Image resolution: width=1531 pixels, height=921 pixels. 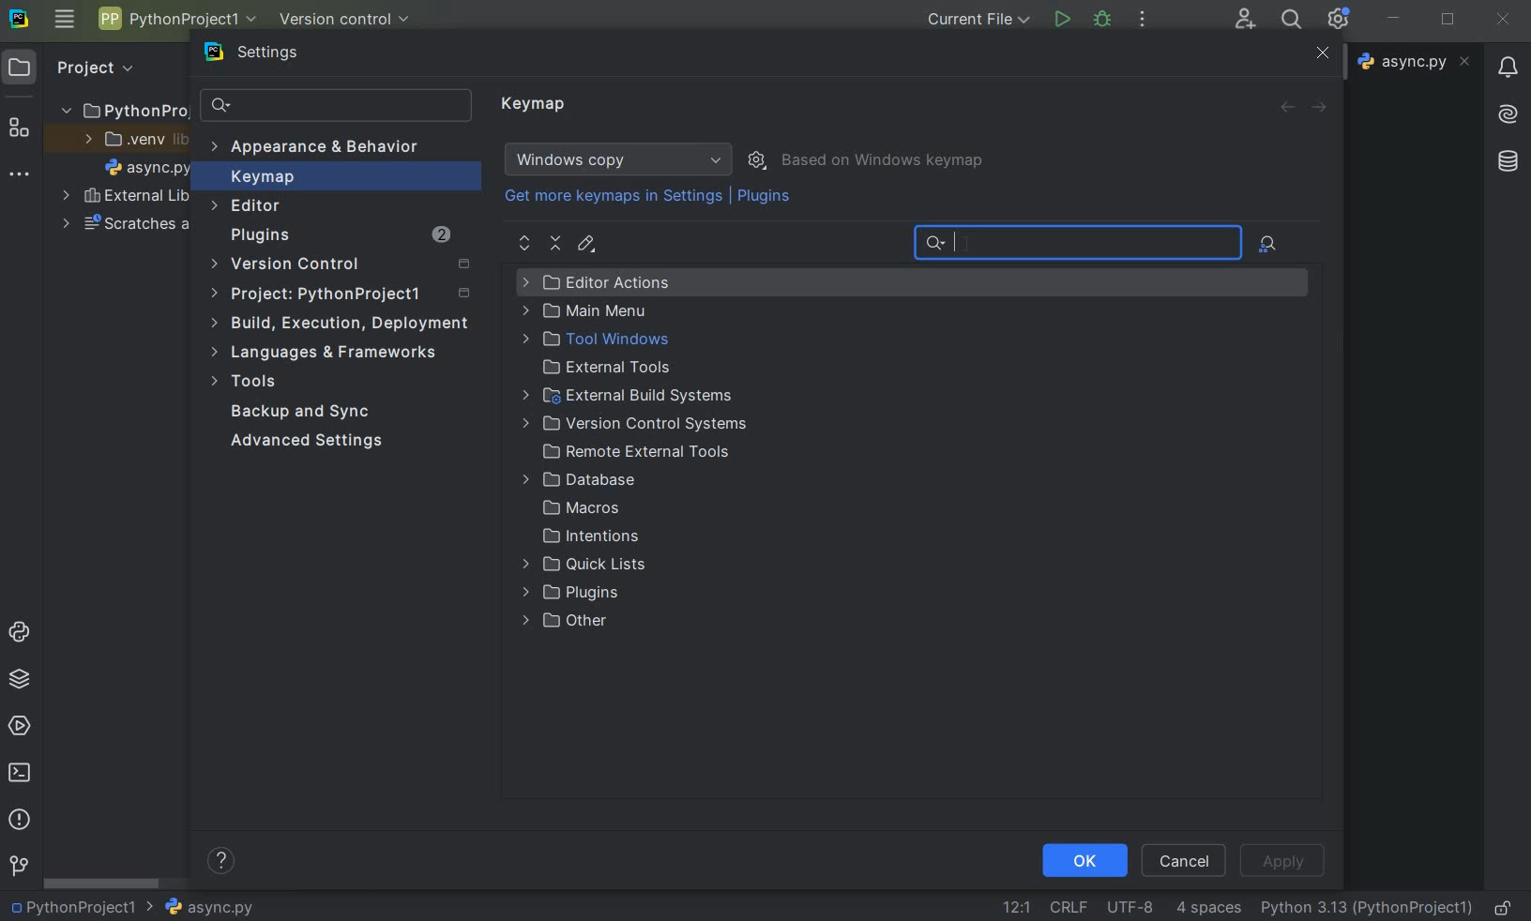 I want to click on main menu, so click(x=590, y=311).